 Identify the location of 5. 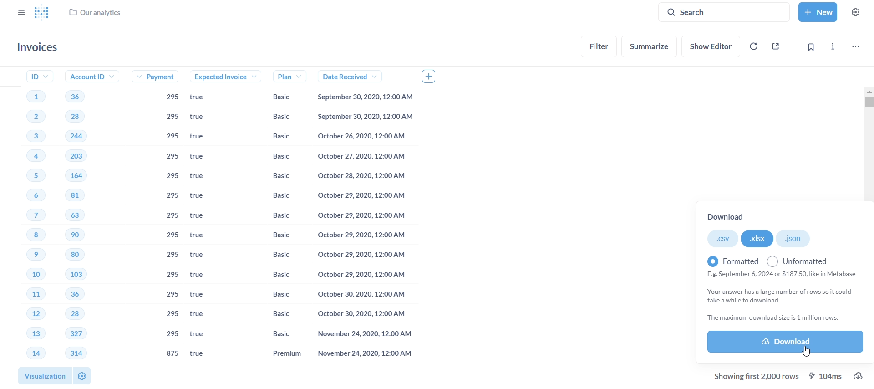
(31, 175).